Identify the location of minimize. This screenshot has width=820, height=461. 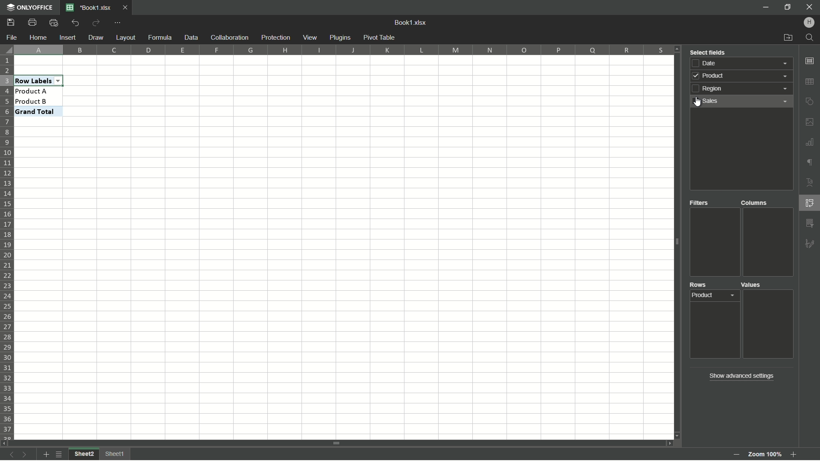
(765, 7).